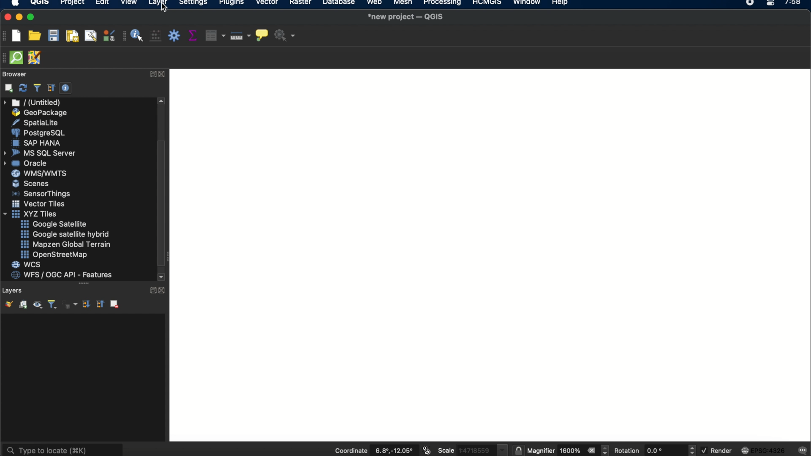 The image size is (811, 456). Describe the element at coordinates (158, 4) in the screenshot. I see `layer` at that location.